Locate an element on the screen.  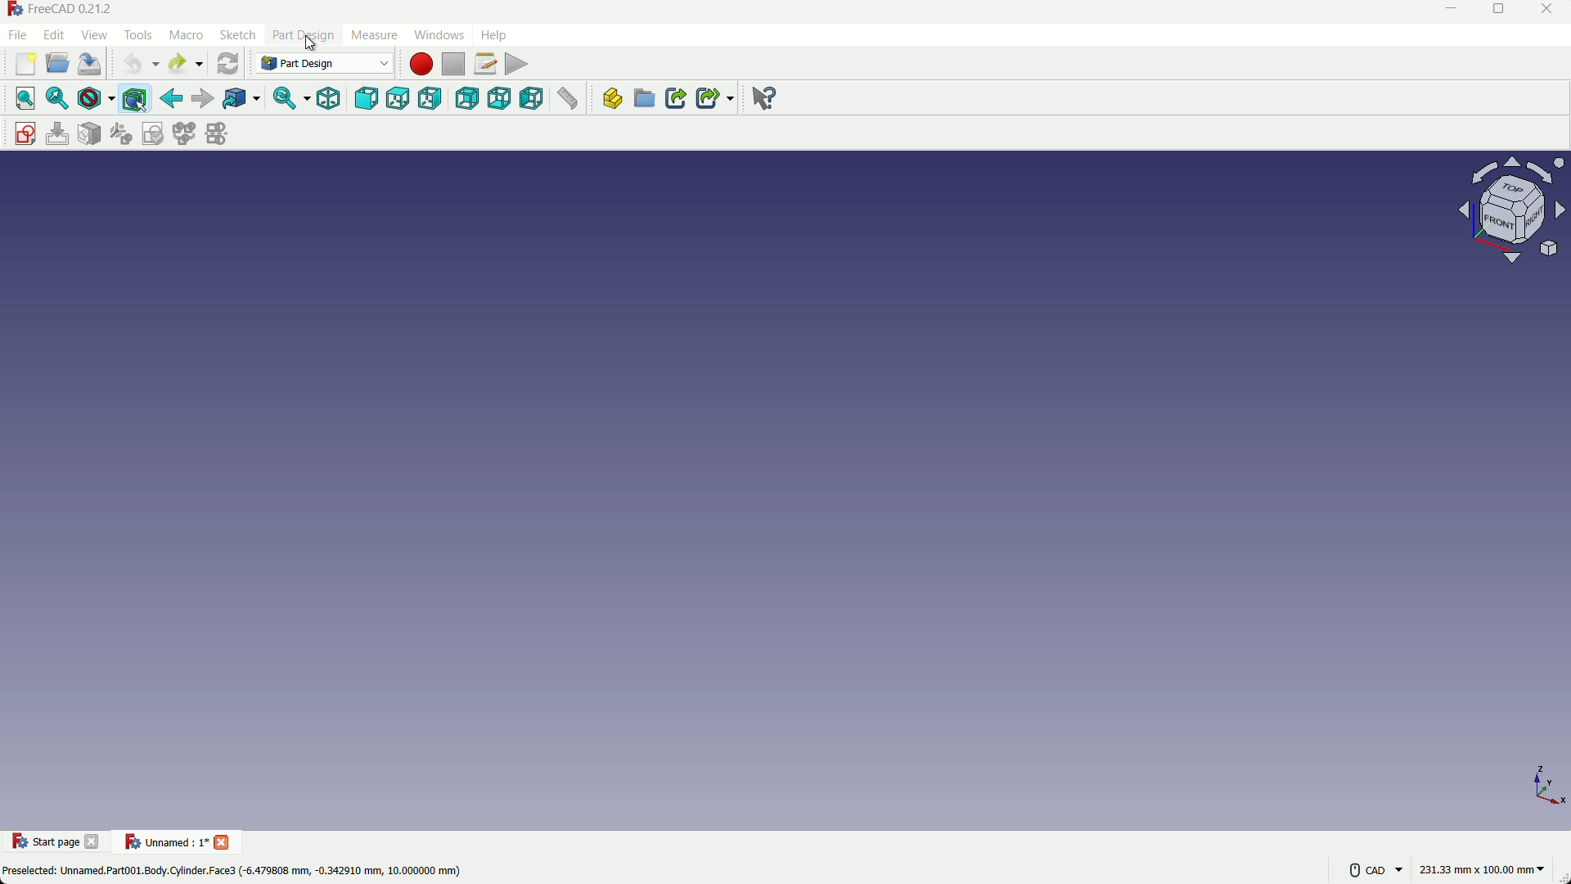
left view is located at coordinates (532, 98).